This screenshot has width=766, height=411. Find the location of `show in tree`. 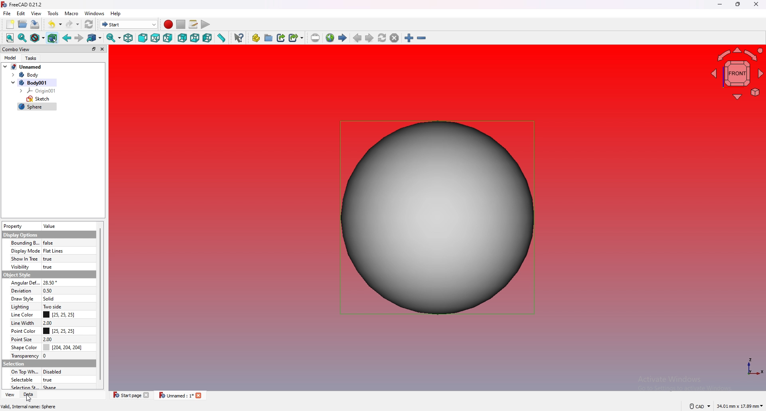

show in tree is located at coordinates (50, 259).